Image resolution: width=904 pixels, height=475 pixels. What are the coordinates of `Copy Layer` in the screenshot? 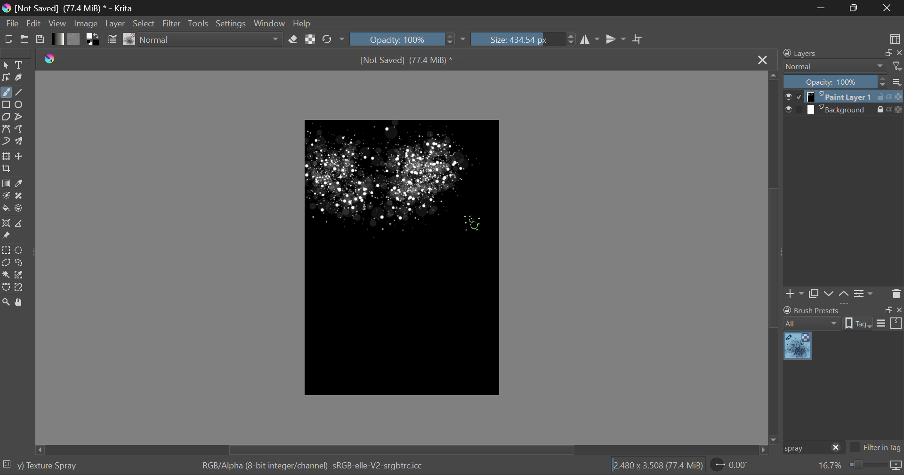 It's located at (814, 295).